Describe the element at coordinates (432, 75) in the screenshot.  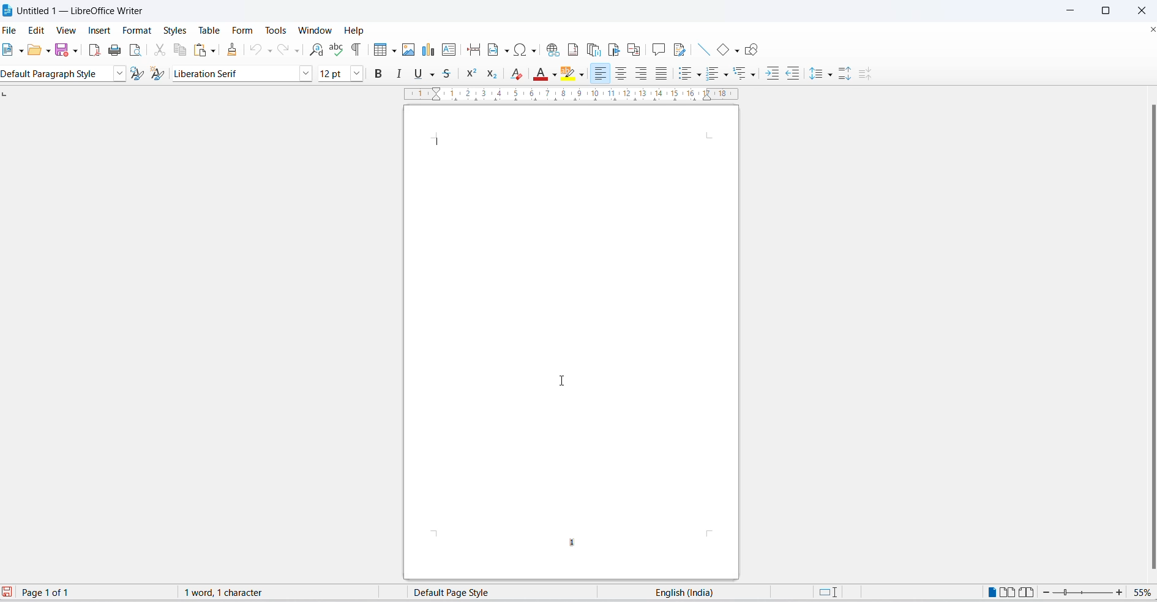
I see `underline options` at that location.